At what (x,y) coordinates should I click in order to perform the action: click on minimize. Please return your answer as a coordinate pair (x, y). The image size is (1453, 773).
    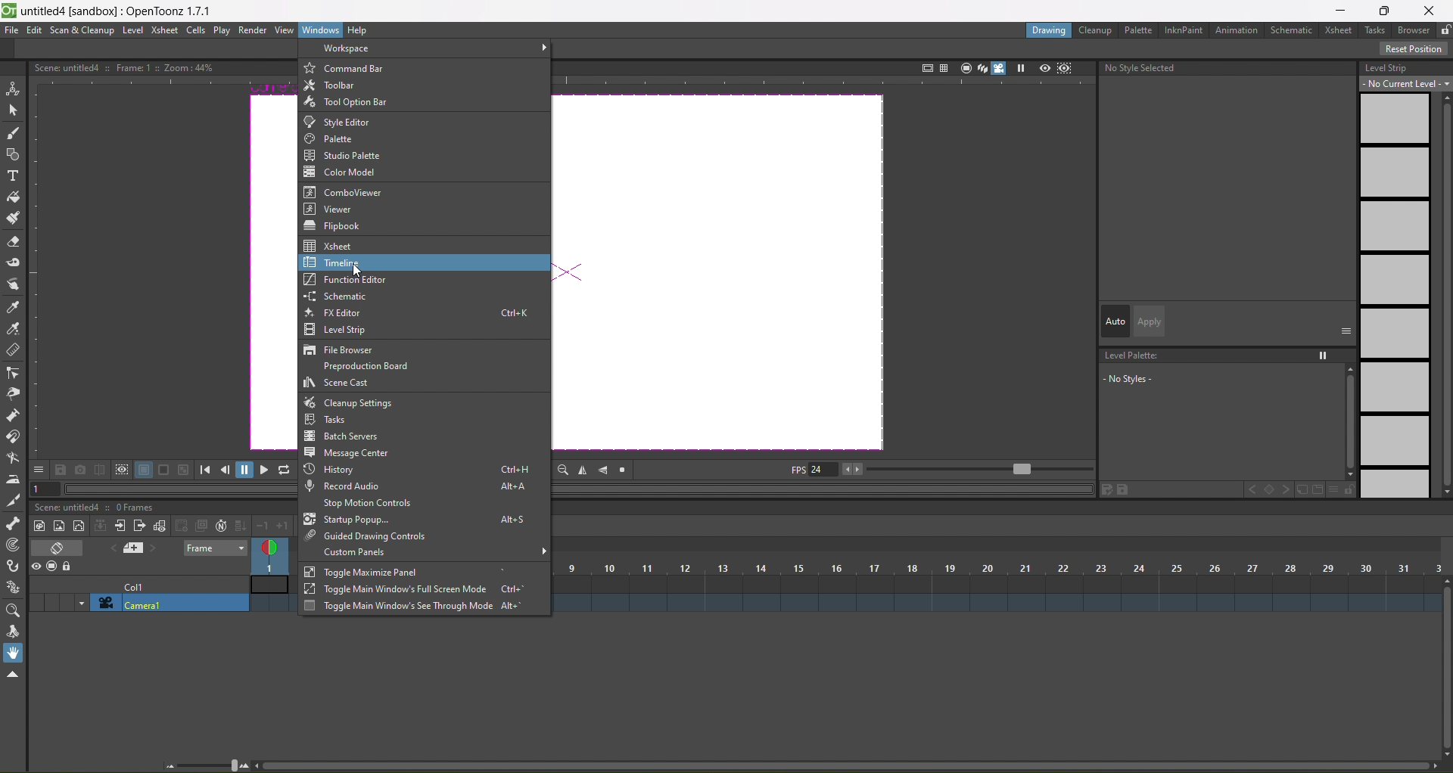
    Looking at the image, I should click on (1339, 11).